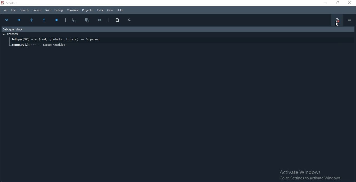 This screenshot has width=356, height=182. Describe the element at coordinates (11, 34) in the screenshot. I see `Frames` at that location.